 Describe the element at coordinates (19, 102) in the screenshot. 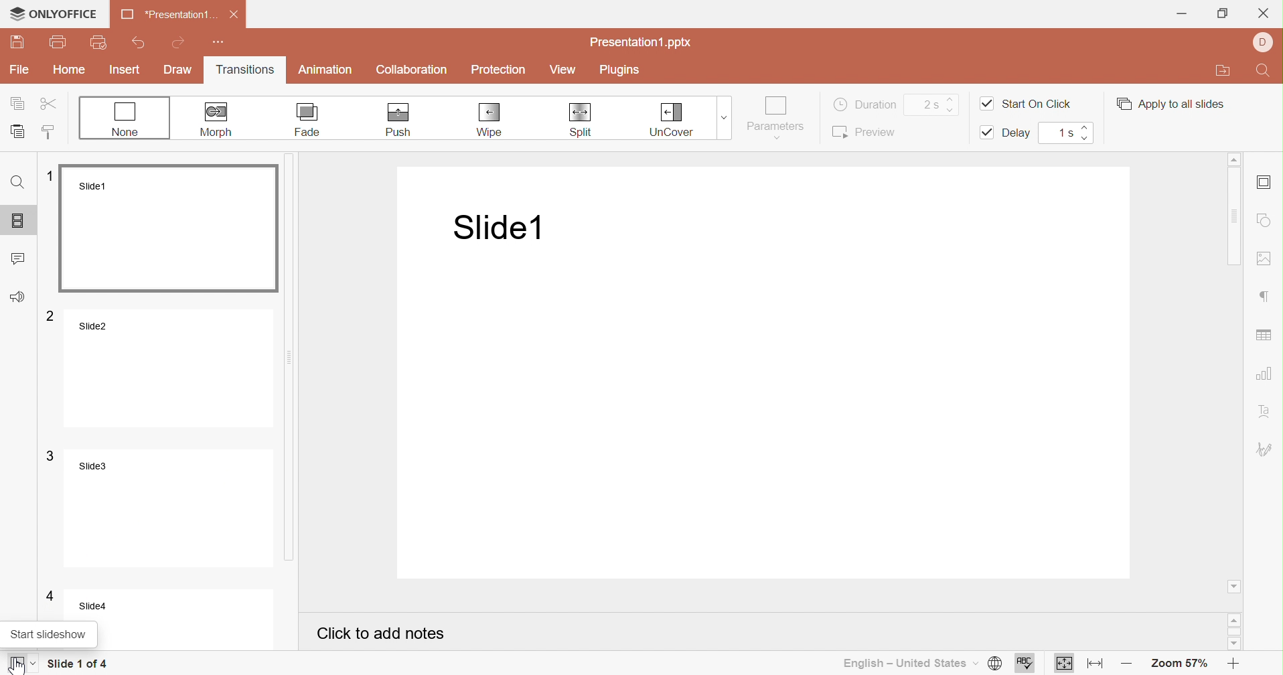

I see `Copy` at that location.